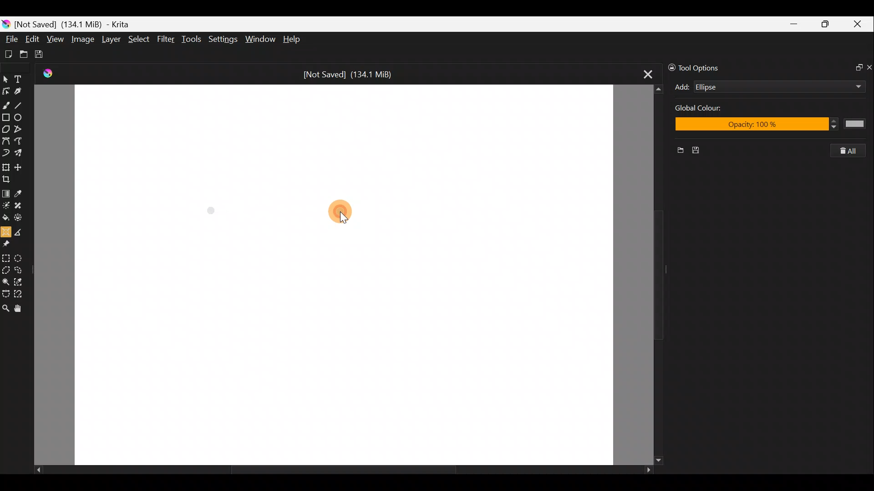  What do you see at coordinates (5, 153) in the screenshot?
I see `Dynamic brush tool` at bounding box center [5, 153].